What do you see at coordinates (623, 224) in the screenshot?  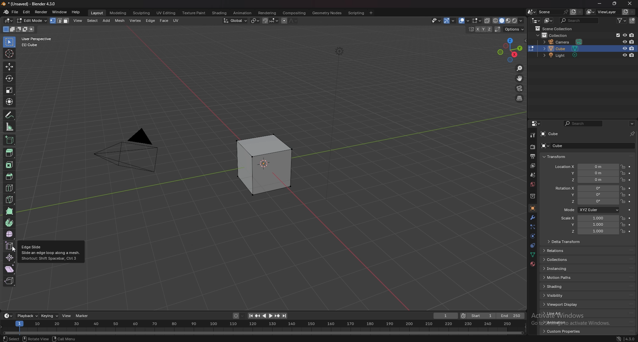 I see `lock` at bounding box center [623, 224].